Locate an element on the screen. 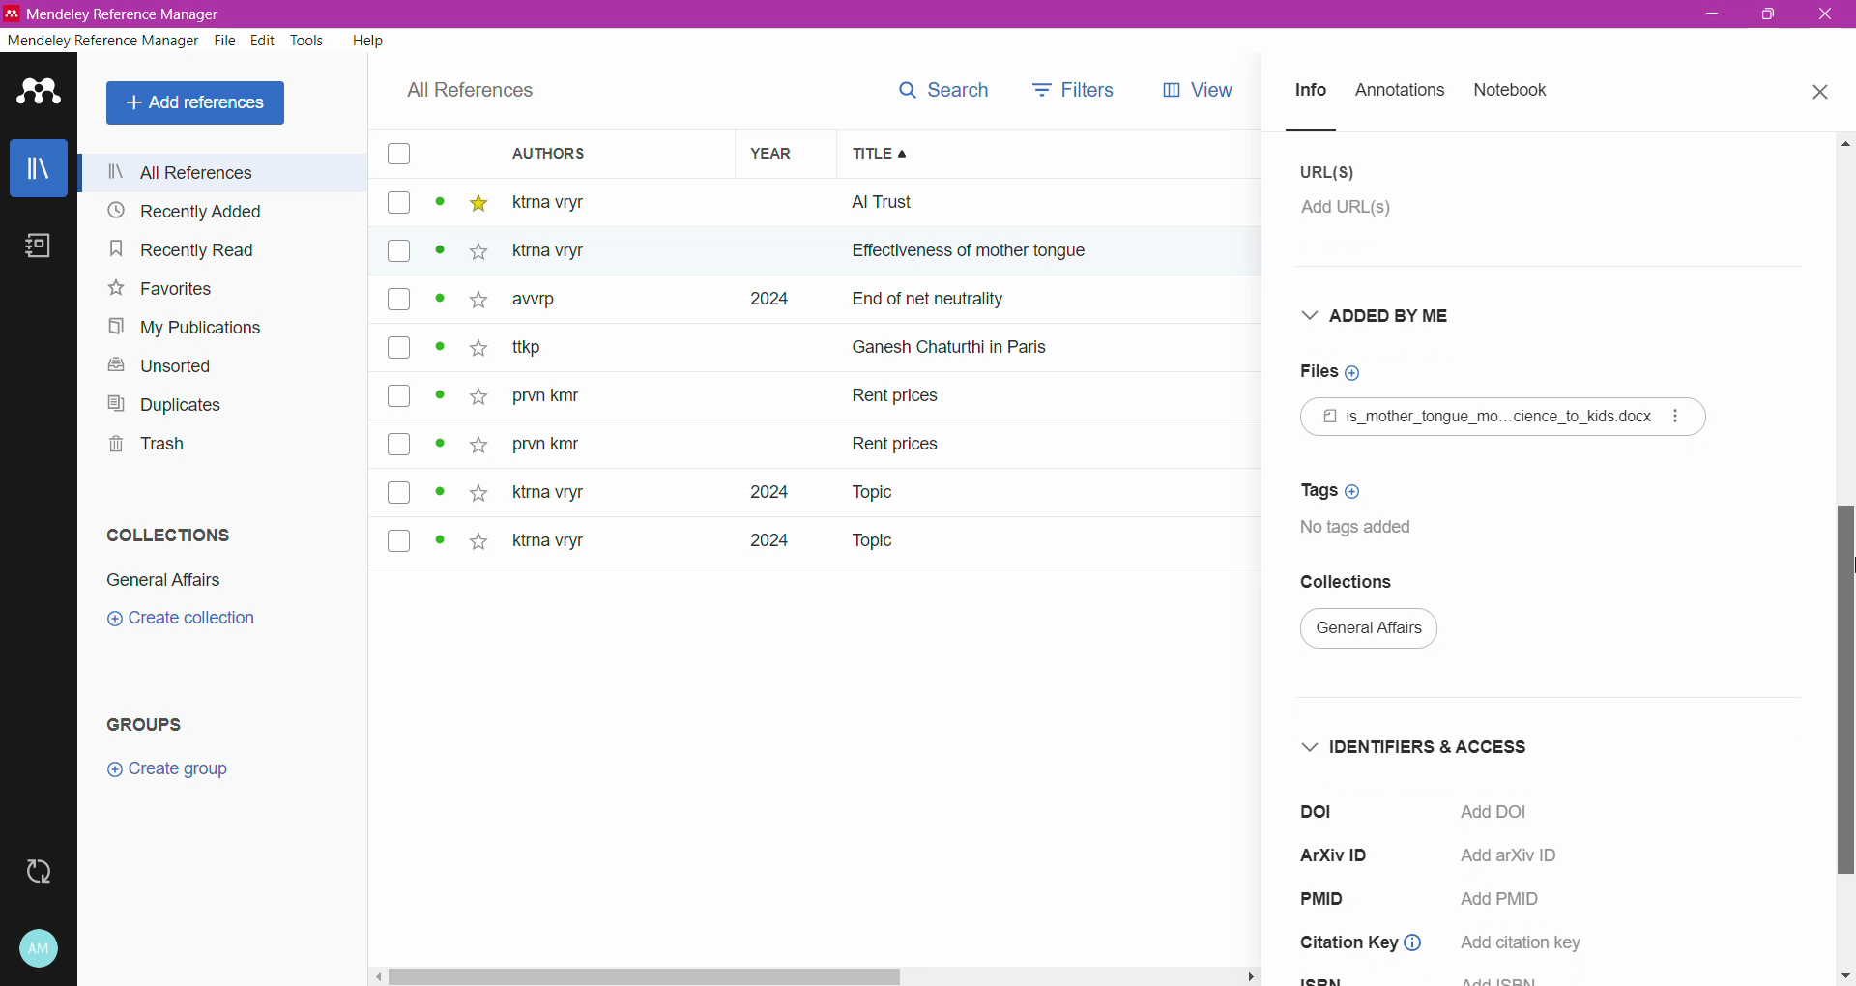 The height and width of the screenshot is (986, 1856). Topic is located at coordinates (870, 542).